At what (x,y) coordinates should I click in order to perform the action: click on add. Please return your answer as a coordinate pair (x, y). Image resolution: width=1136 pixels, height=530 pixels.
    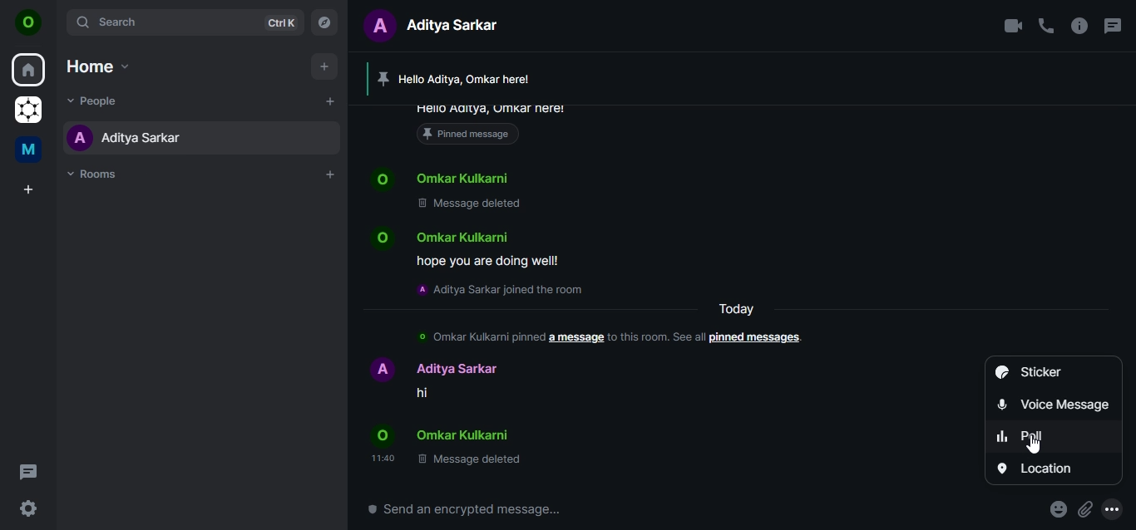
    Looking at the image, I should click on (329, 101).